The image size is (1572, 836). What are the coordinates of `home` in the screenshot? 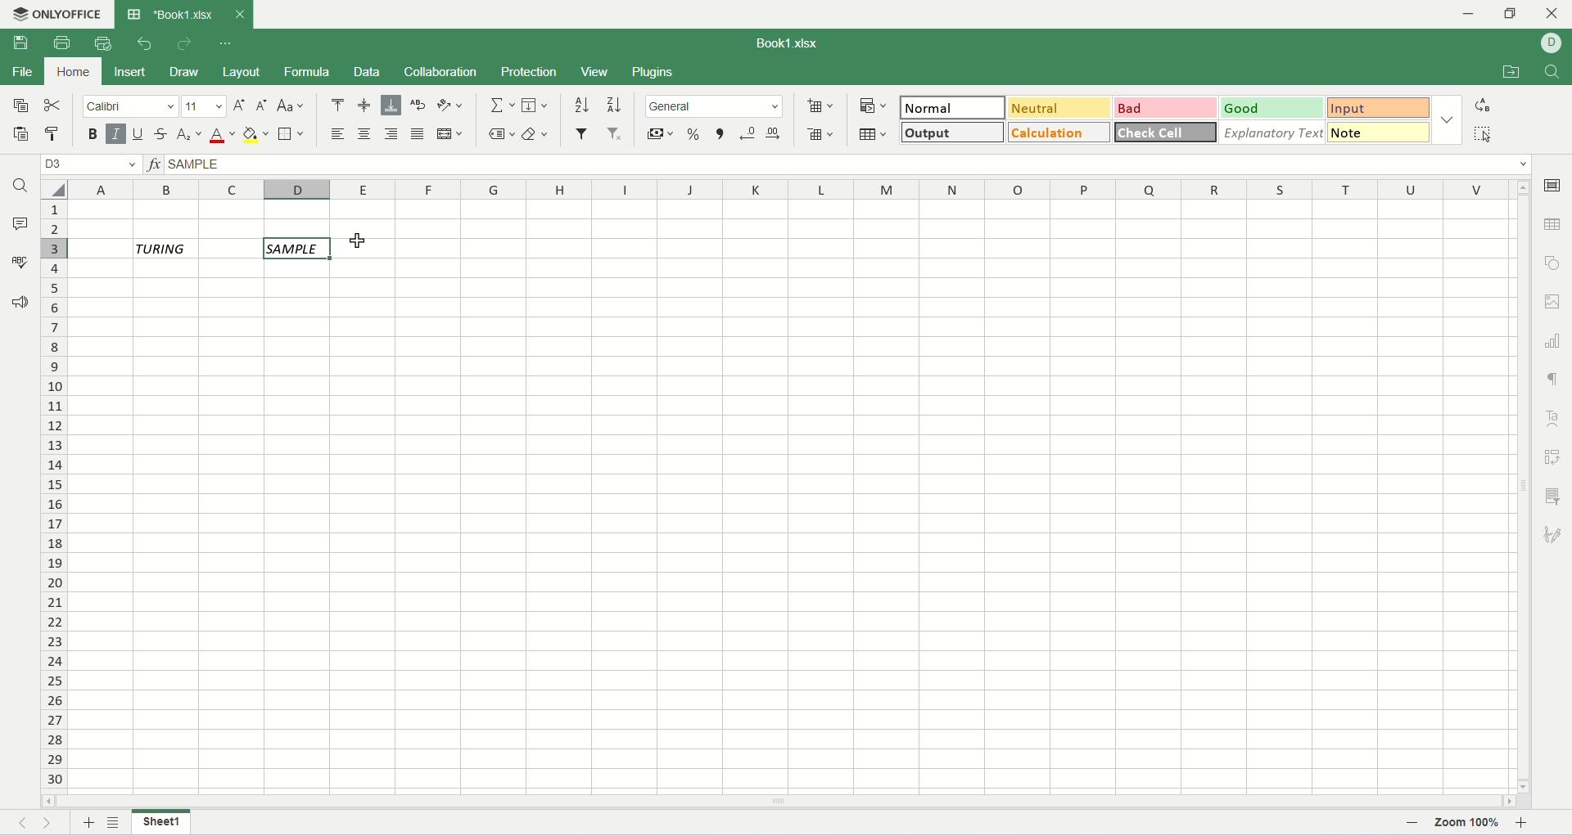 It's located at (73, 72).